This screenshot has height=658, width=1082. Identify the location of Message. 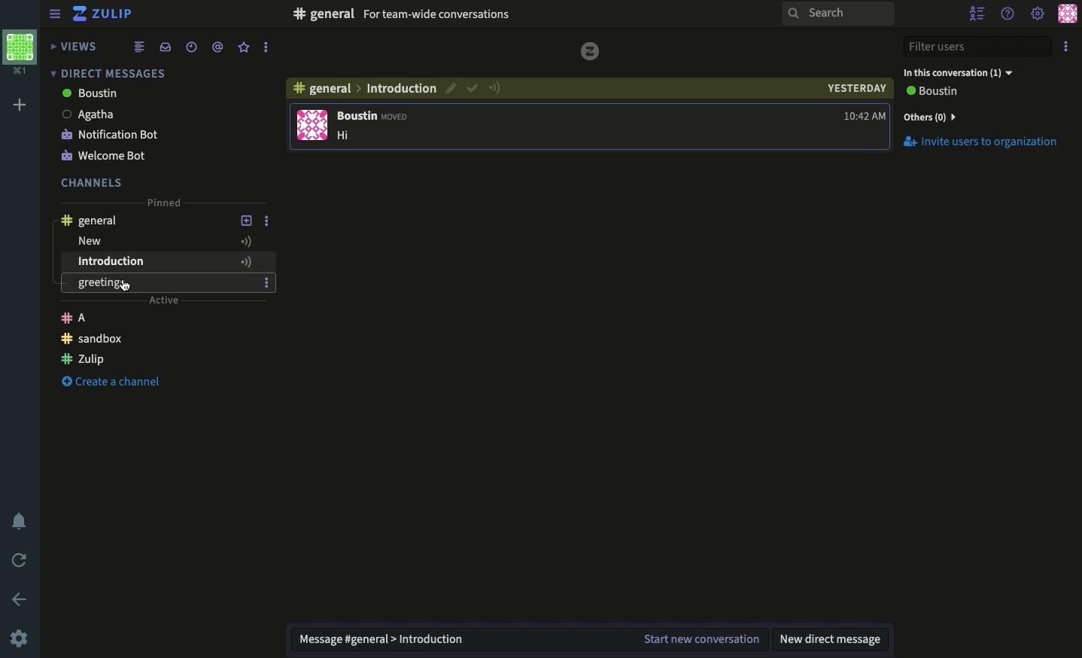
(454, 640).